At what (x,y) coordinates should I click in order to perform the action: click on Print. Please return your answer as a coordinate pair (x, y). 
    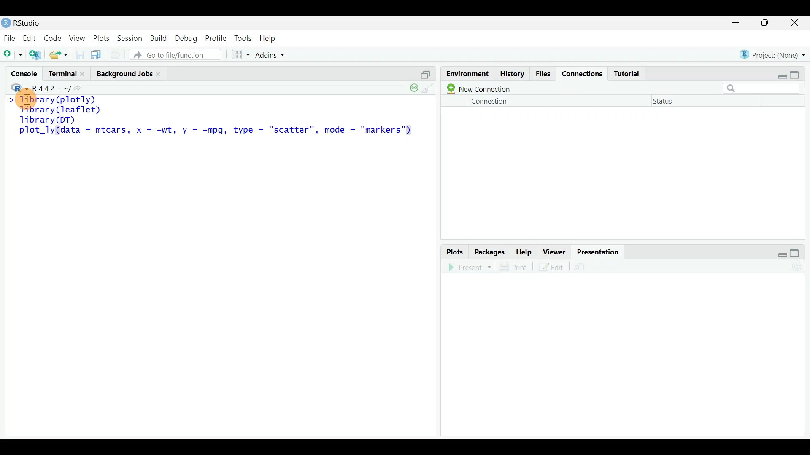
    Looking at the image, I should click on (514, 265).